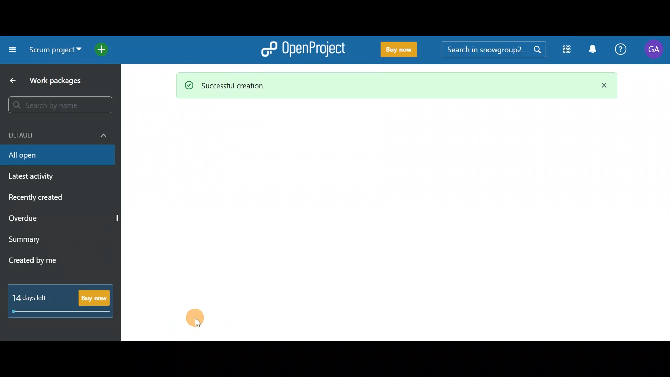 The image size is (670, 377). I want to click on Work packages, so click(64, 81).